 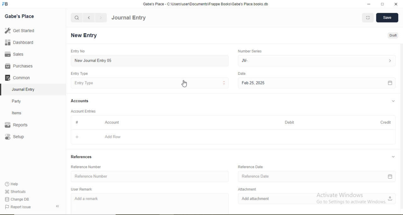 What do you see at coordinates (393, 101) in the screenshot?
I see `collapse/expand` at bounding box center [393, 101].